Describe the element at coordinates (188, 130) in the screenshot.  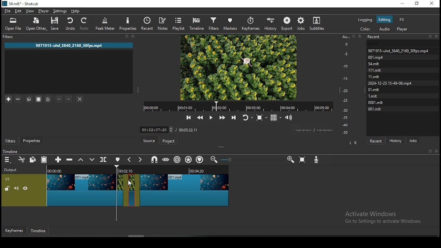
I see `total time` at that location.